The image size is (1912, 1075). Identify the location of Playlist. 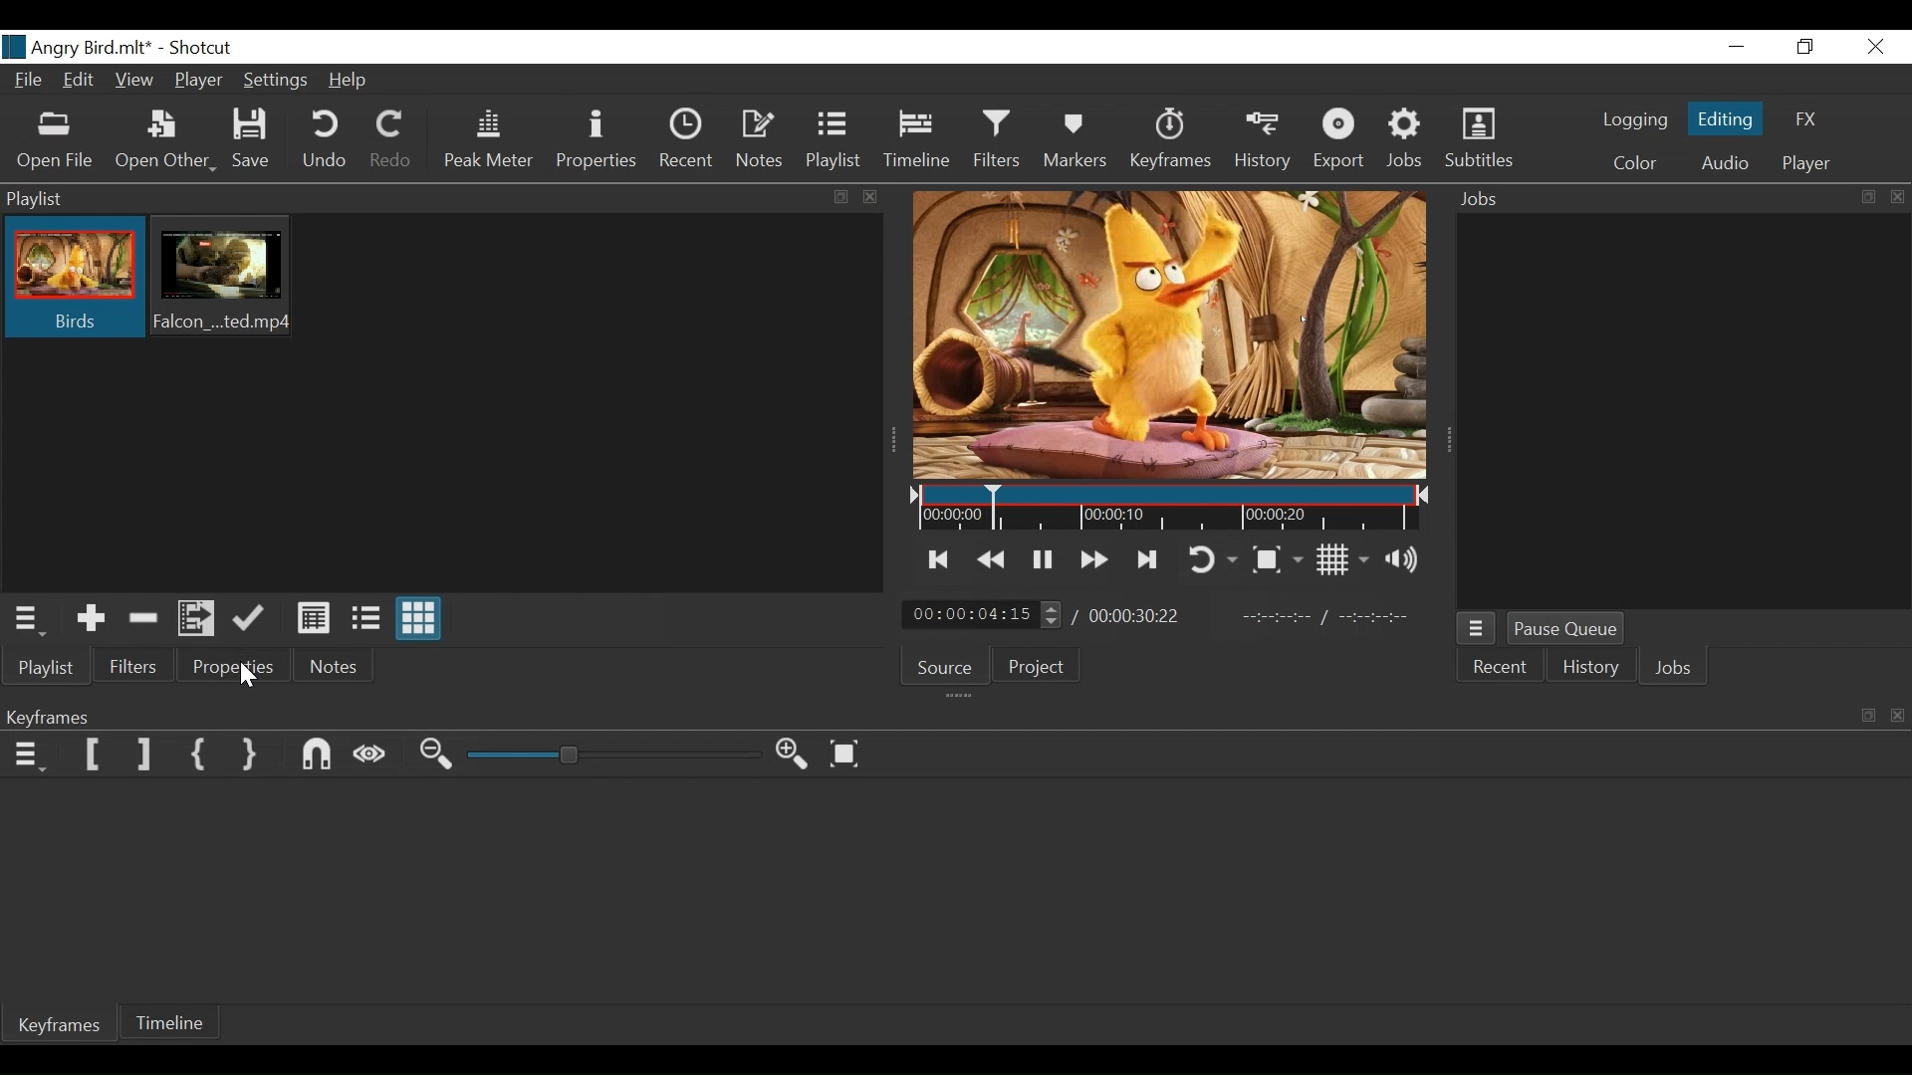
(834, 139).